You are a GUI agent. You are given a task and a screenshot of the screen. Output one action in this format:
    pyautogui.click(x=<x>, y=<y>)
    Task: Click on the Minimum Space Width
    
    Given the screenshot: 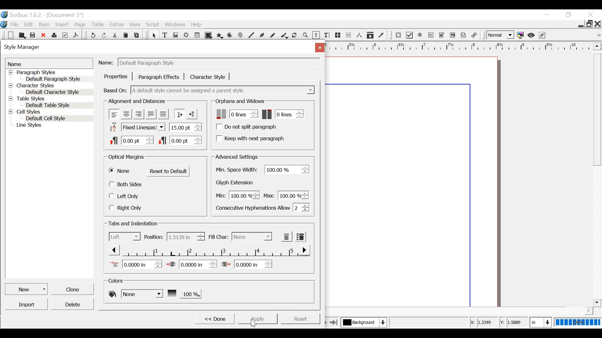 What is the action you would take?
    pyautogui.click(x=238, y=170)
    